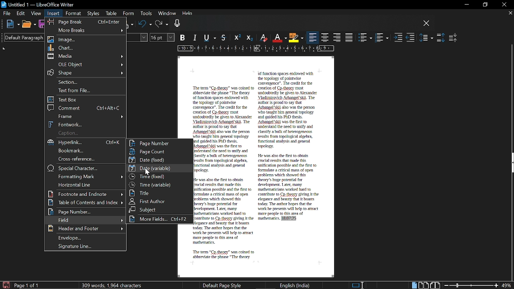 The width and height of the screenshot is (514, 289). I want to click on Align left, so click(313, 38).